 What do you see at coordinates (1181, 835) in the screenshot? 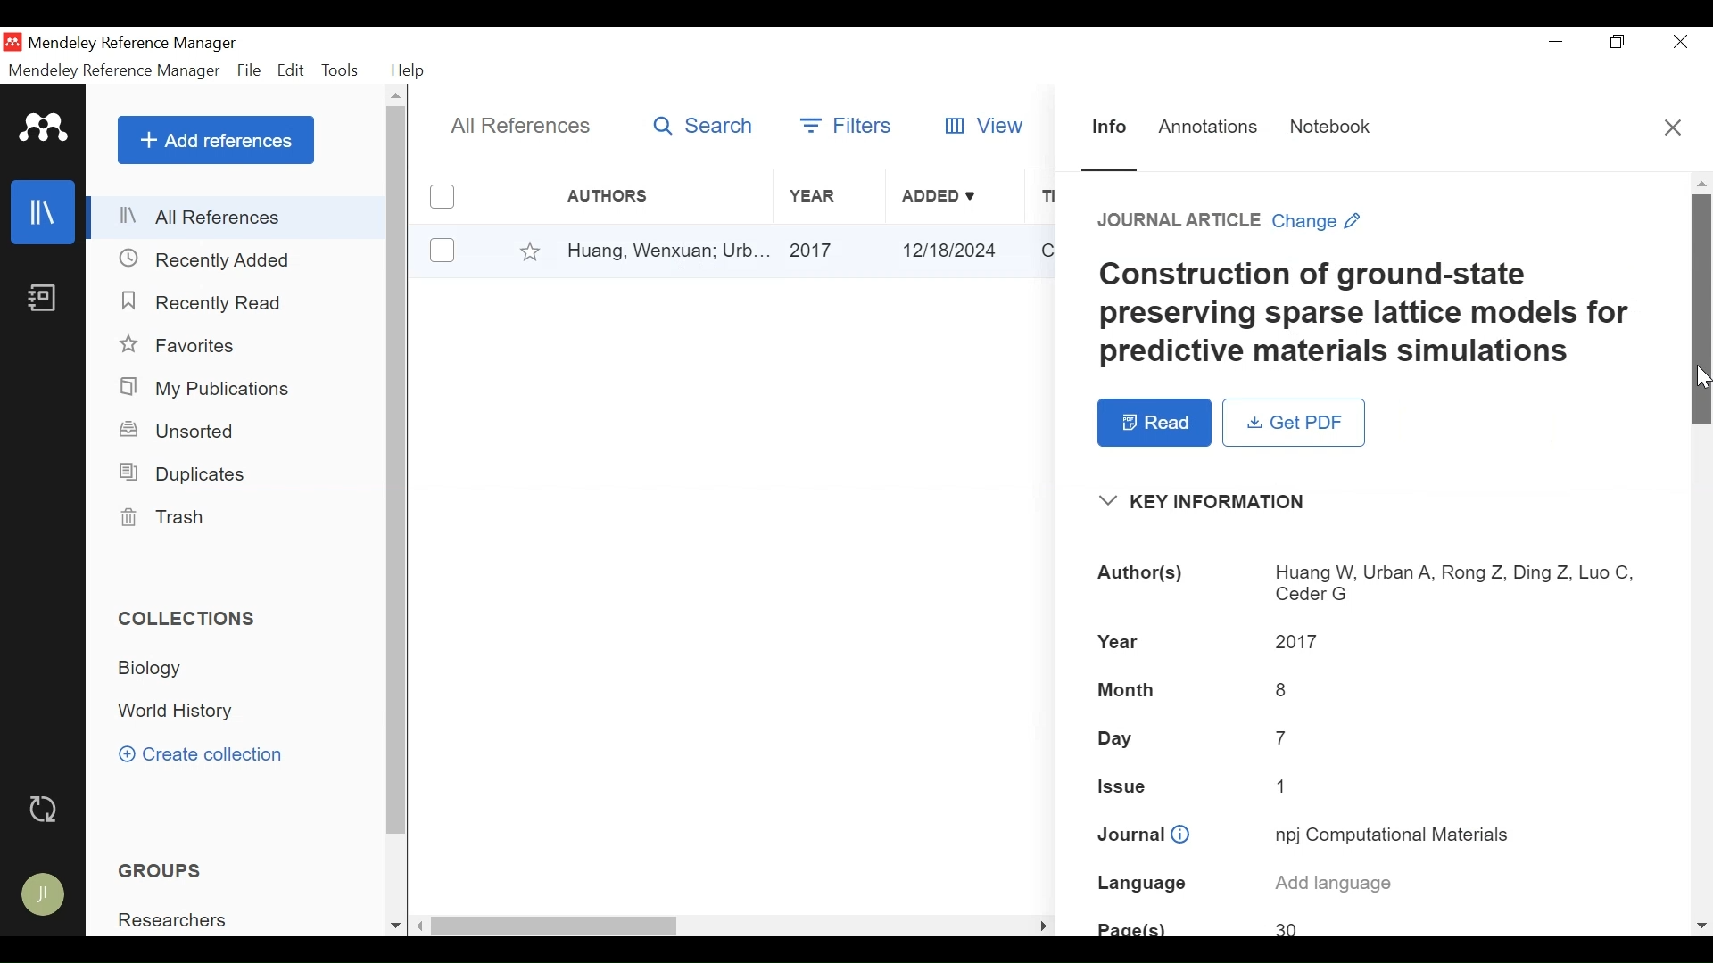
I see `info icon` at bounding box center [1181, 835].